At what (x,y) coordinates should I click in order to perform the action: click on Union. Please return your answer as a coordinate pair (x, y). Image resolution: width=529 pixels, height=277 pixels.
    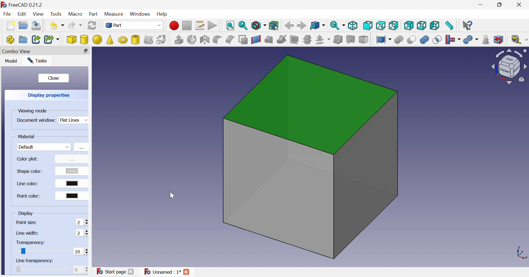
    Looking at the image, I should click on (425, 40).